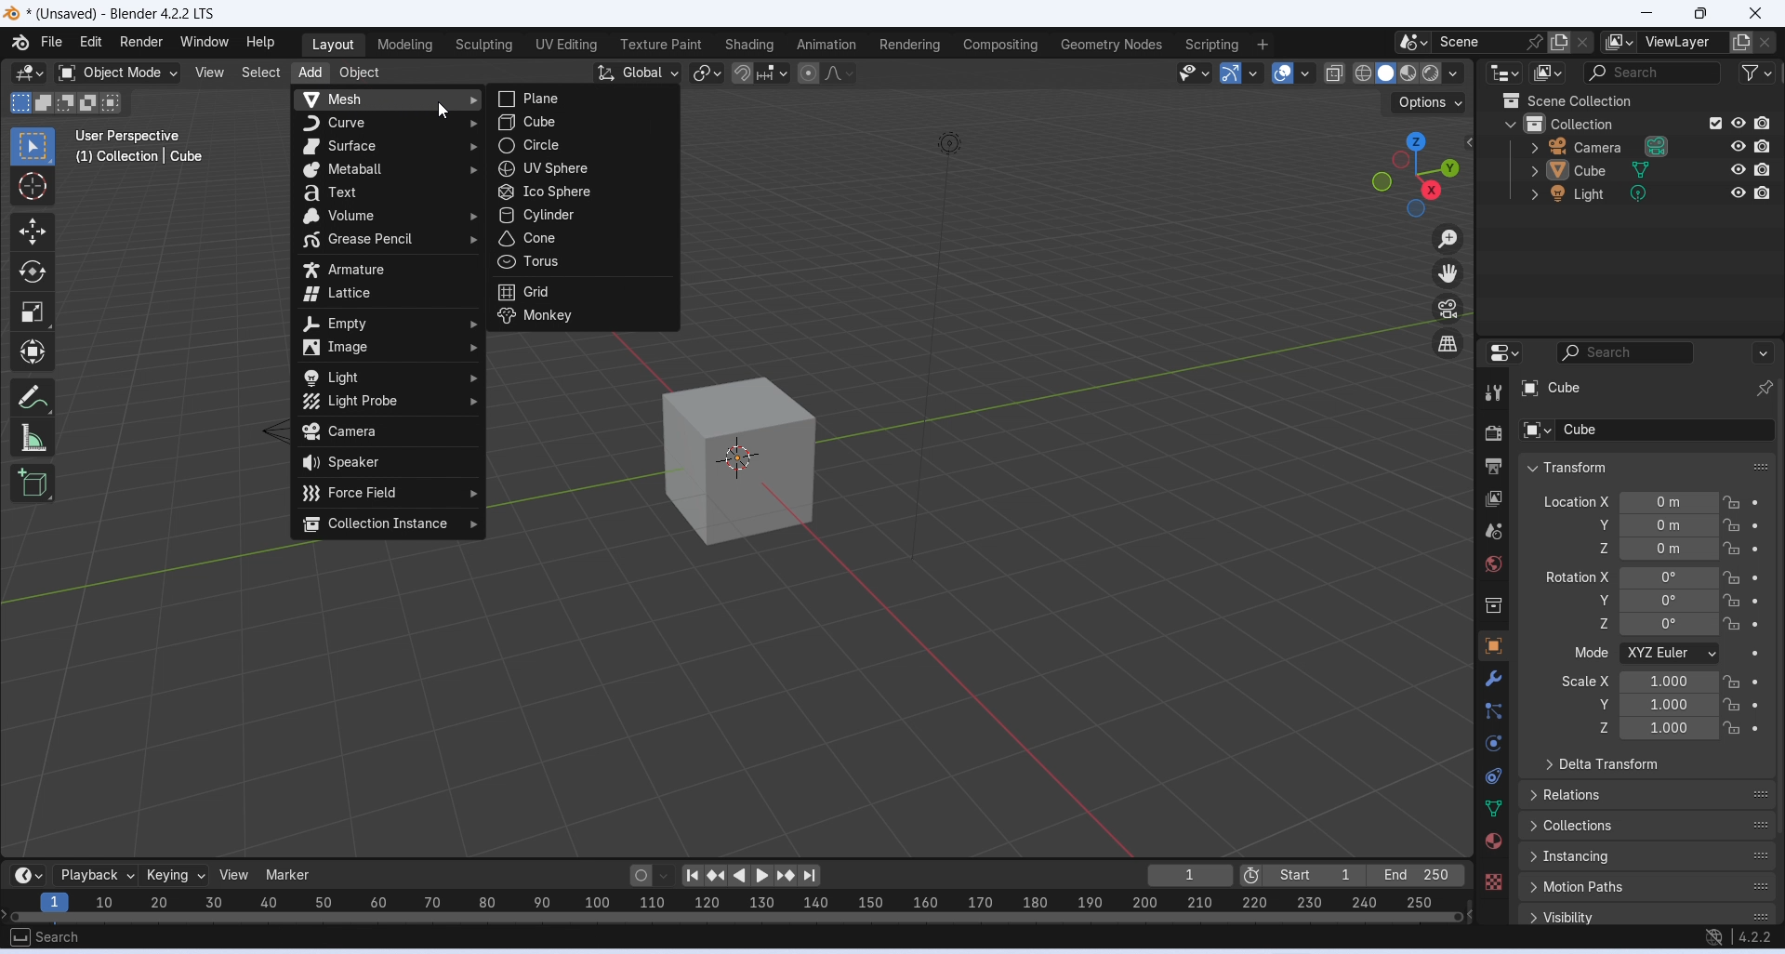 This screenshot has height=954, width=1785. What do you see at coordinates (1250, 877) in the screenshot?
I see `use preview range` at bounding box center [1250, 877].